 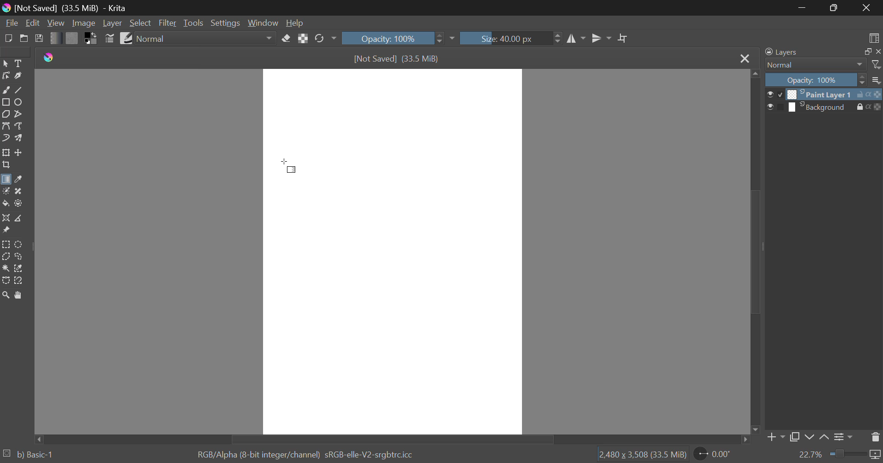 I want to click on Image, so click(x=83, y=23).